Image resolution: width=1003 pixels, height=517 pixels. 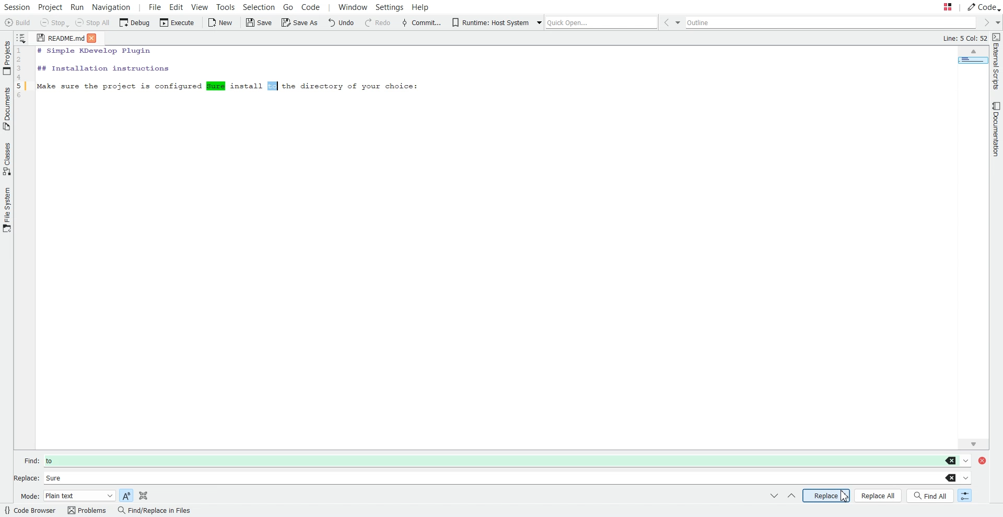 What do you see at coordinates (51, 6) in the screenshot?
I see `Project` at bounding box center [51, 6].